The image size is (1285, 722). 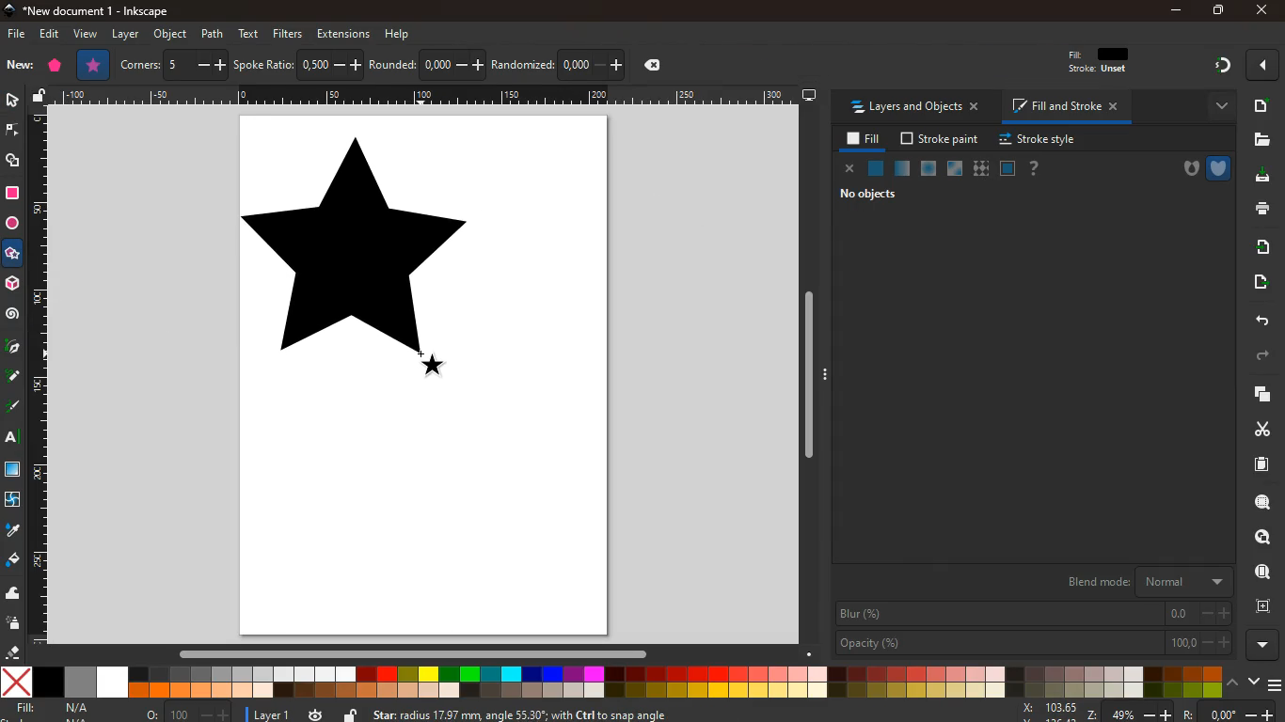 What do you see at coordinates (47, 380) in the screenshot?
I see `Draw scale` at bounding box center [47, 380].